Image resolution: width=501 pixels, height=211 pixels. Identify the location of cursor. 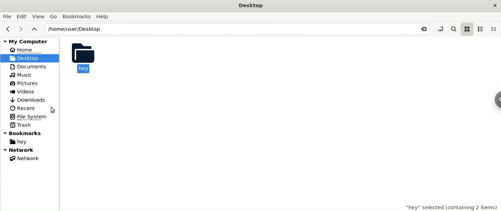
(54, 110).